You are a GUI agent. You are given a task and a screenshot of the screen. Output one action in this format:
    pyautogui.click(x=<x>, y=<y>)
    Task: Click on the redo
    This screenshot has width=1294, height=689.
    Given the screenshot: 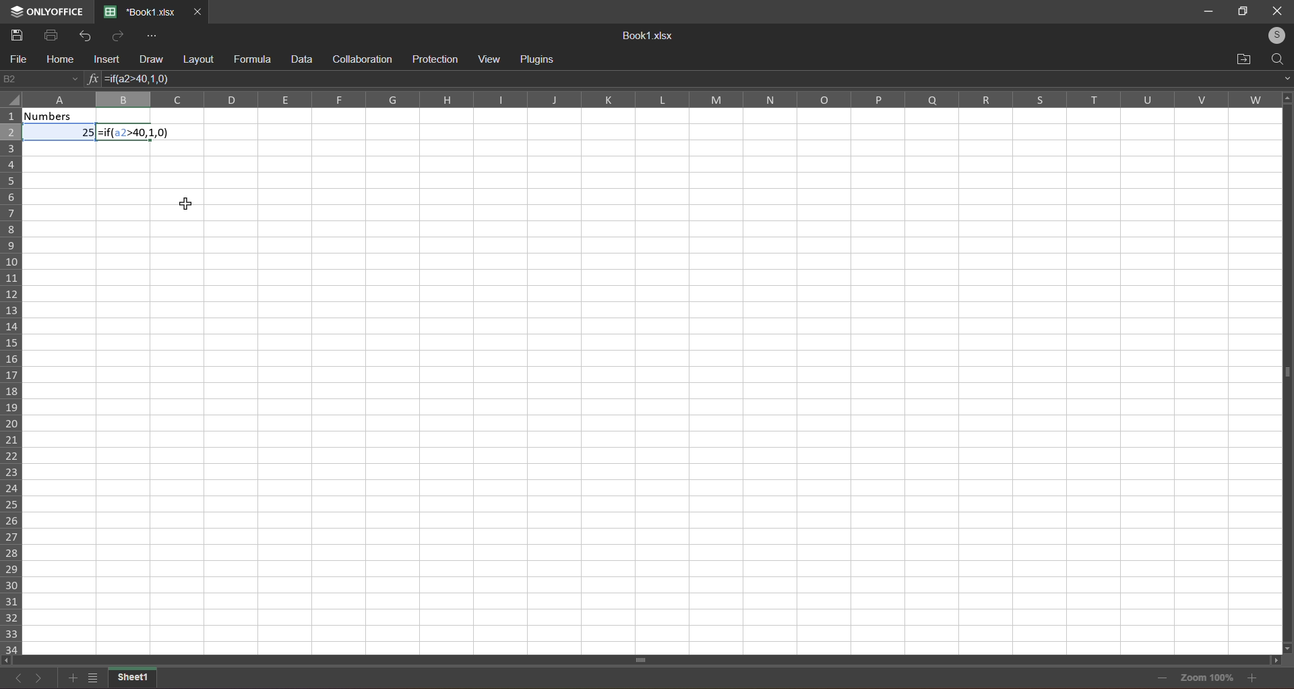 What is the action you would take?
    pyautogui.click(x=115, y=36)
    